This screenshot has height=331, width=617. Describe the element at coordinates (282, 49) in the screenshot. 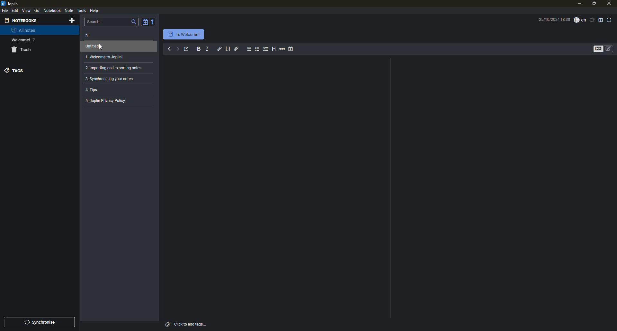

I see `horizontal rule` at that location.